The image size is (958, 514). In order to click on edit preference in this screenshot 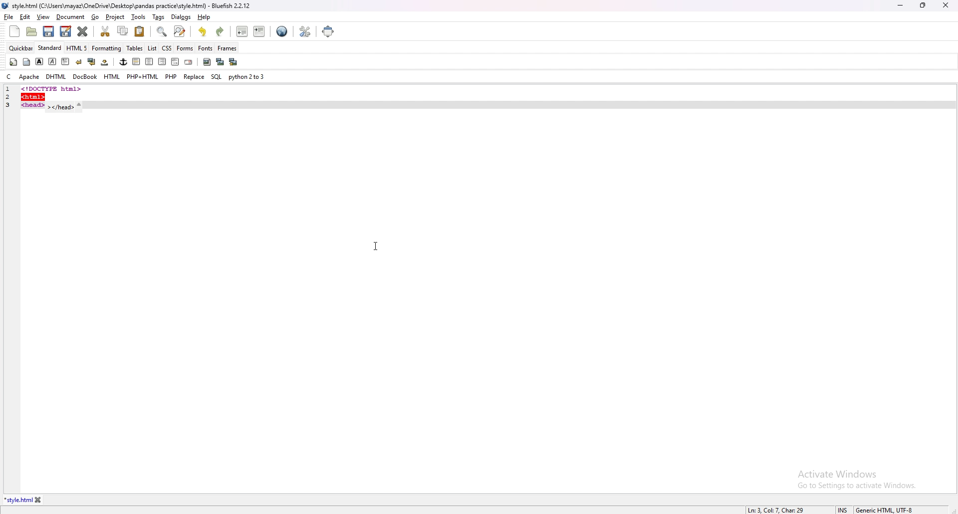, I will do `click(304, 31)`.